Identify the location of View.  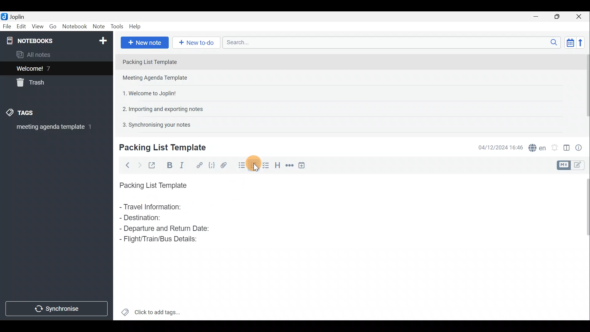
(38, 26).